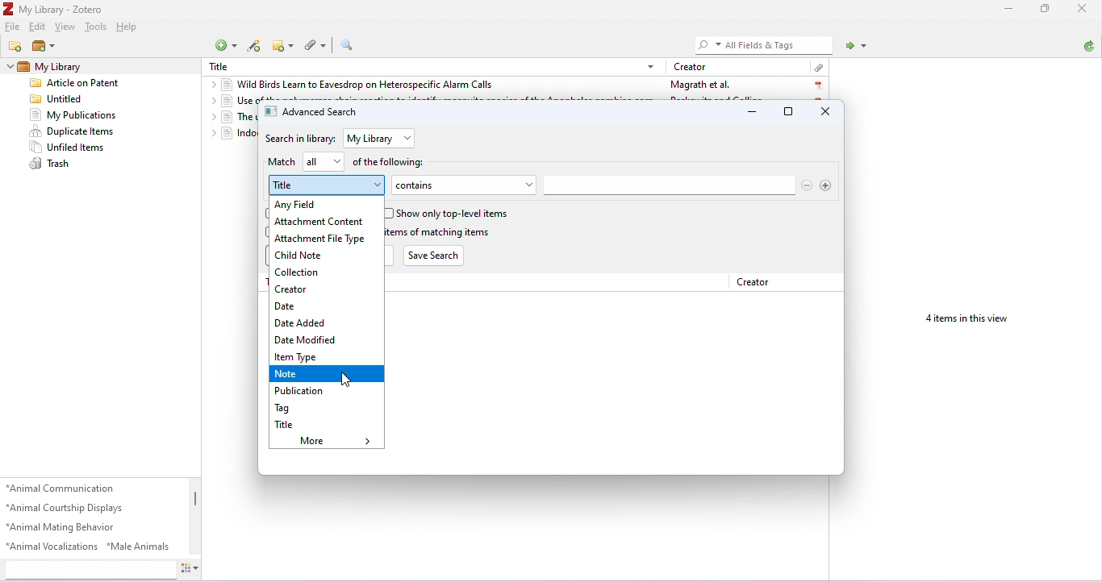  Describe the element at coordinates (128, 27) in the screenshot. I see `help` at that location.